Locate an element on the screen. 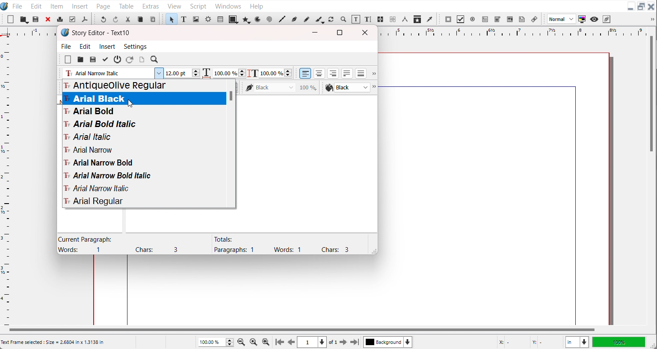 This screenshot has width=657, height=349. Link text frame is located at coordinates (381, 20).